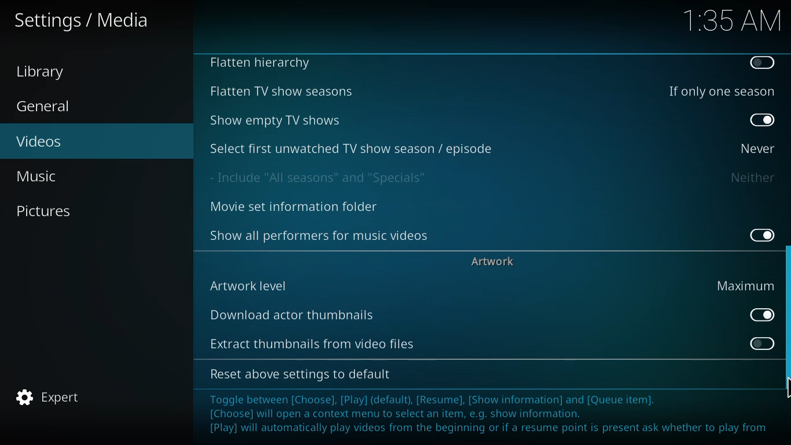 The image size is (791, 445). I want to click on flatten hierarchy, so click(263, 64).